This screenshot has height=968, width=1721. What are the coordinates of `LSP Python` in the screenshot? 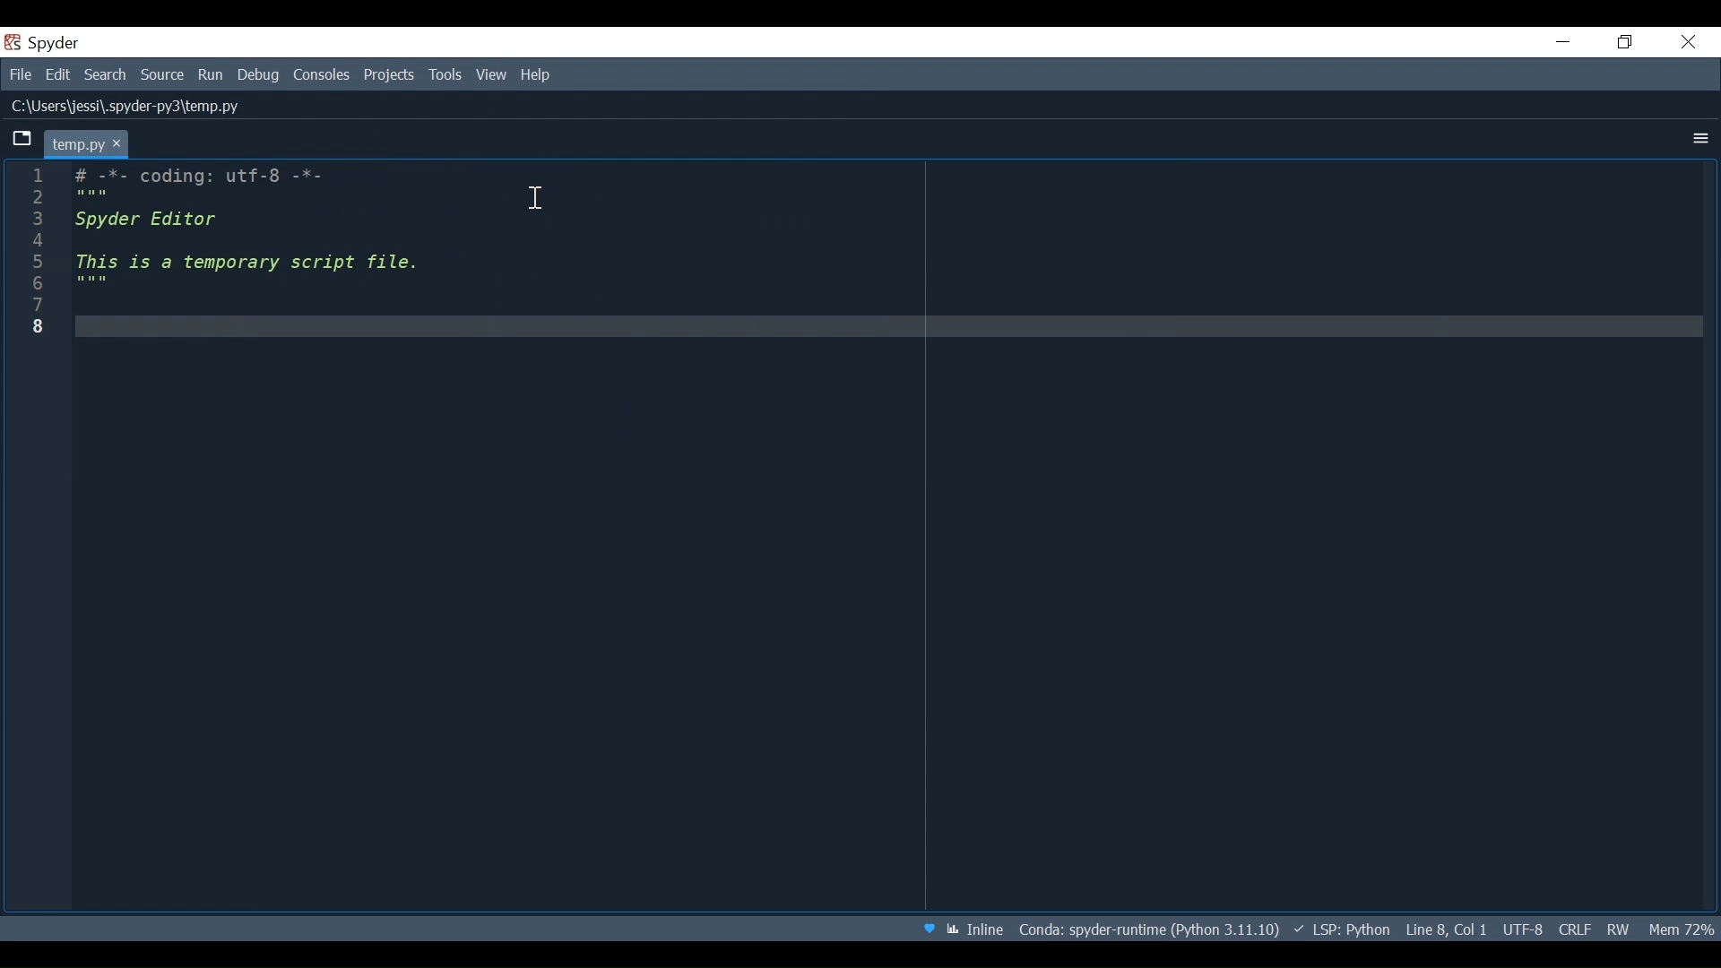 It's located at (1345, 929).